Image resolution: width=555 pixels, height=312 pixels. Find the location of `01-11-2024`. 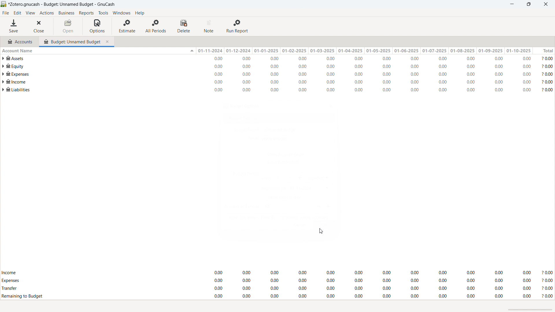

01-11-2024 is located at coordinates (210, 51).